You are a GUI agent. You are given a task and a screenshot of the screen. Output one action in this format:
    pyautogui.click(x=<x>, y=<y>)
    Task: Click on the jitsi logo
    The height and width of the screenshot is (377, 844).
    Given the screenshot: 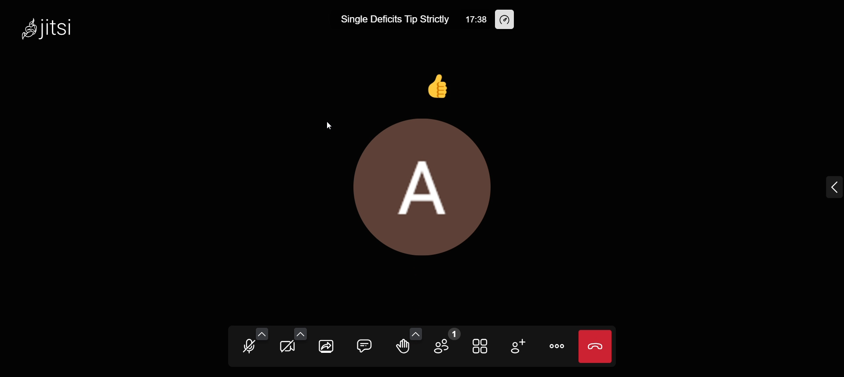 What is the action you would take?
    pyautogui.click(x=25, y=31)
    